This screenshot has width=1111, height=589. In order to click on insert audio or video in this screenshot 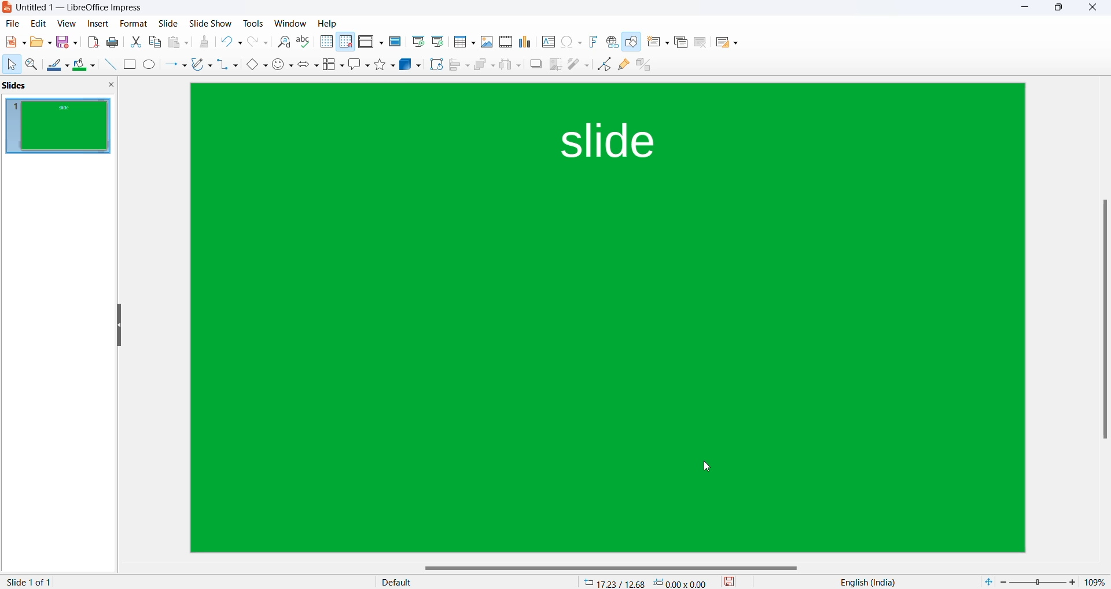, I will do `click(505, 42)`.